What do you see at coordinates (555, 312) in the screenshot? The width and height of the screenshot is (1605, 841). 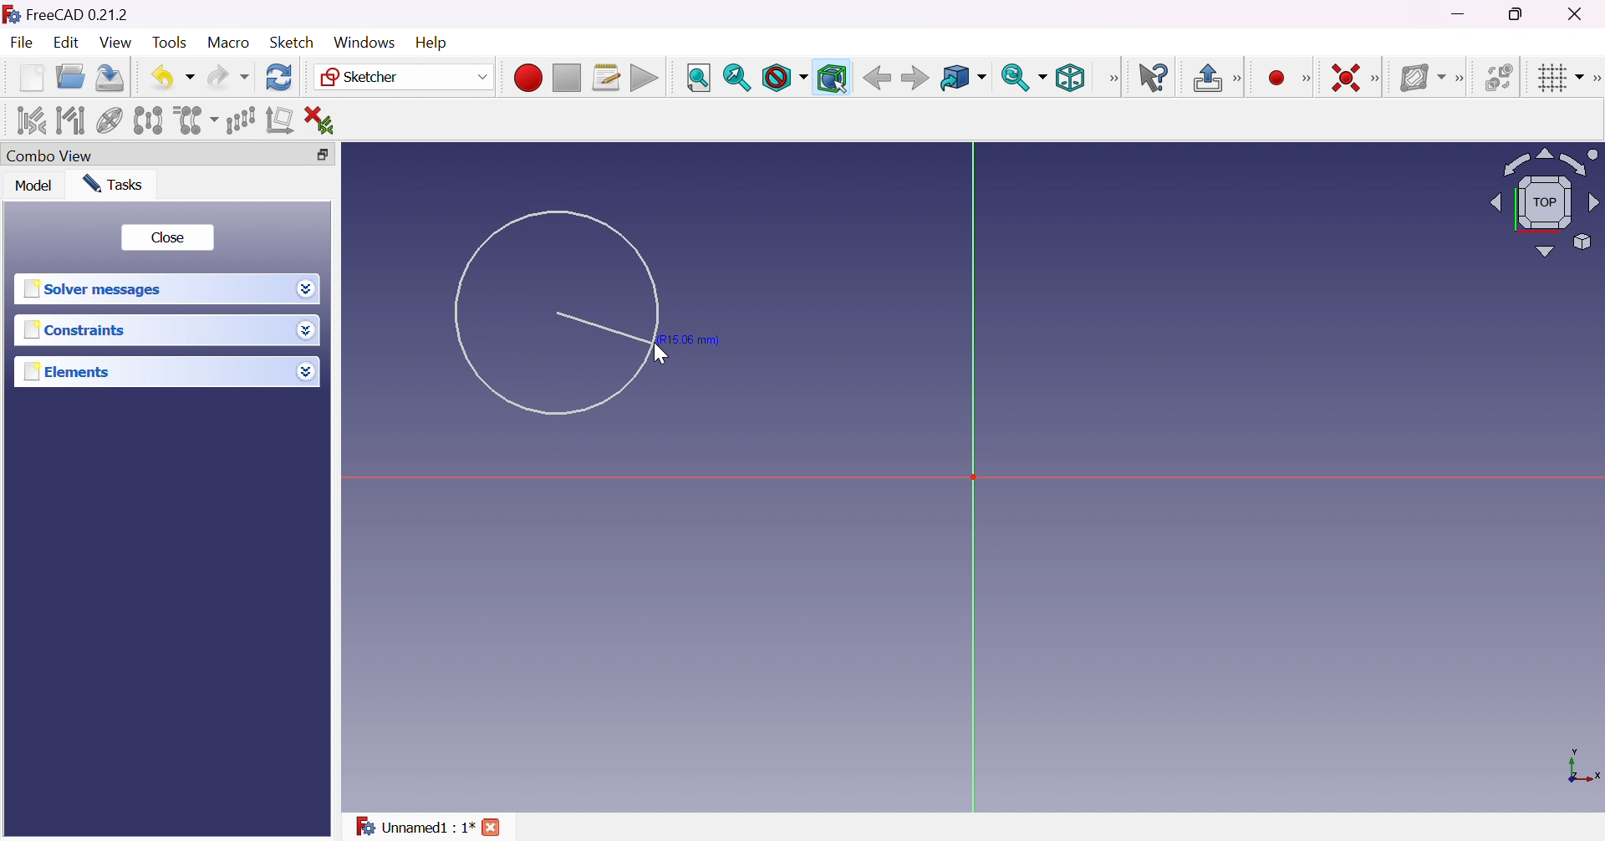 I see `Circle` at bounding box center [555, 312].